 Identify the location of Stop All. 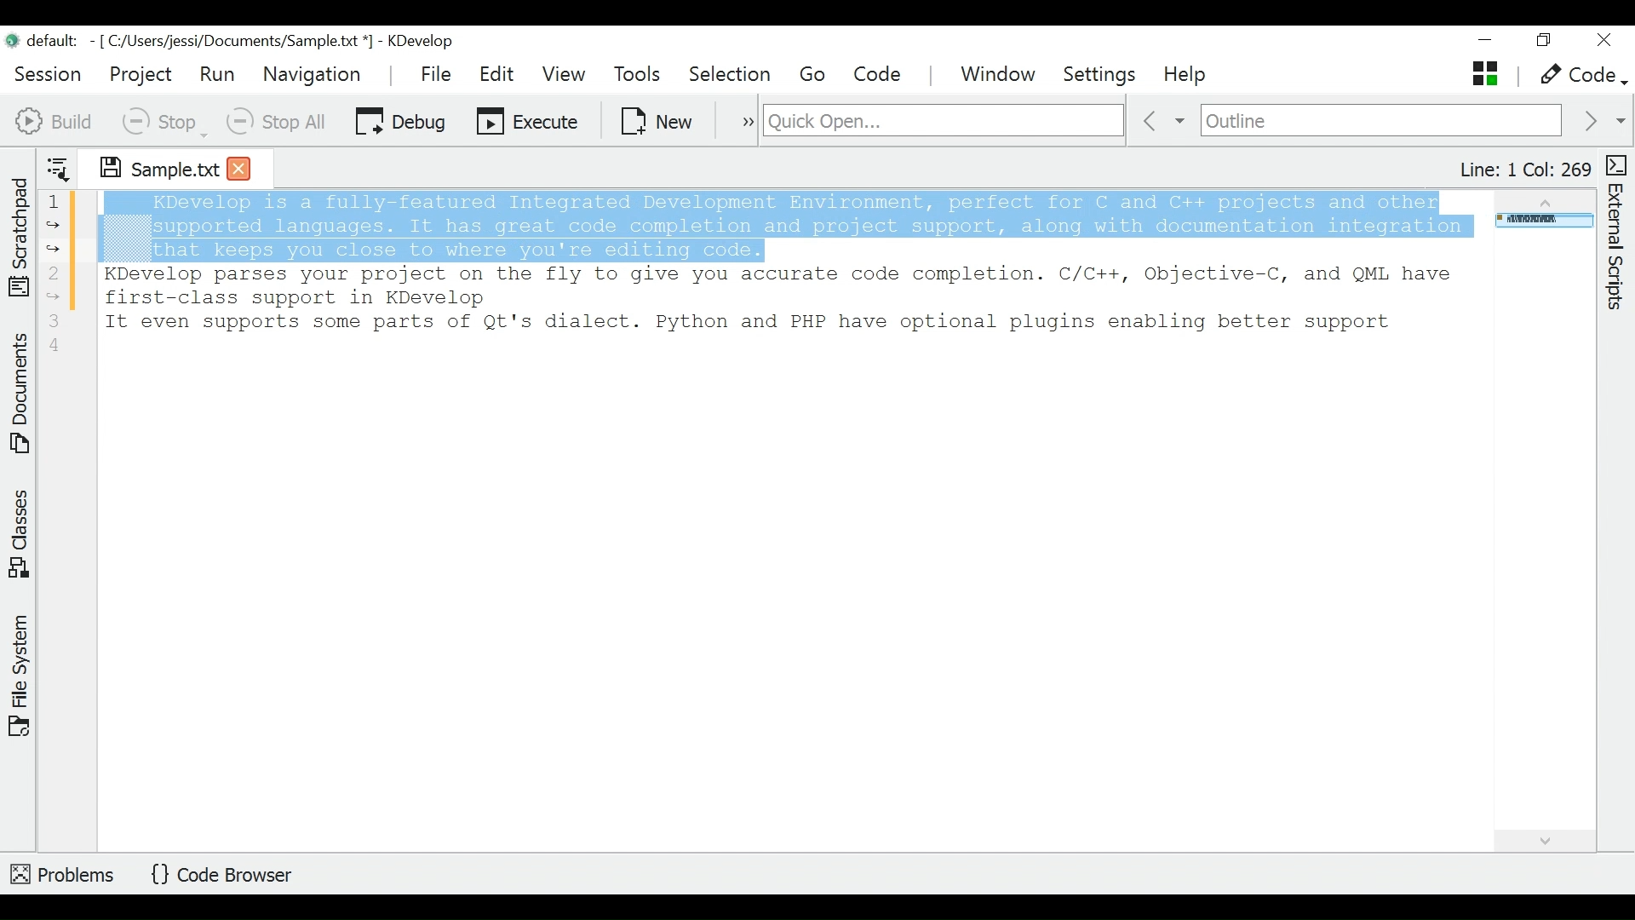
(278, 121).